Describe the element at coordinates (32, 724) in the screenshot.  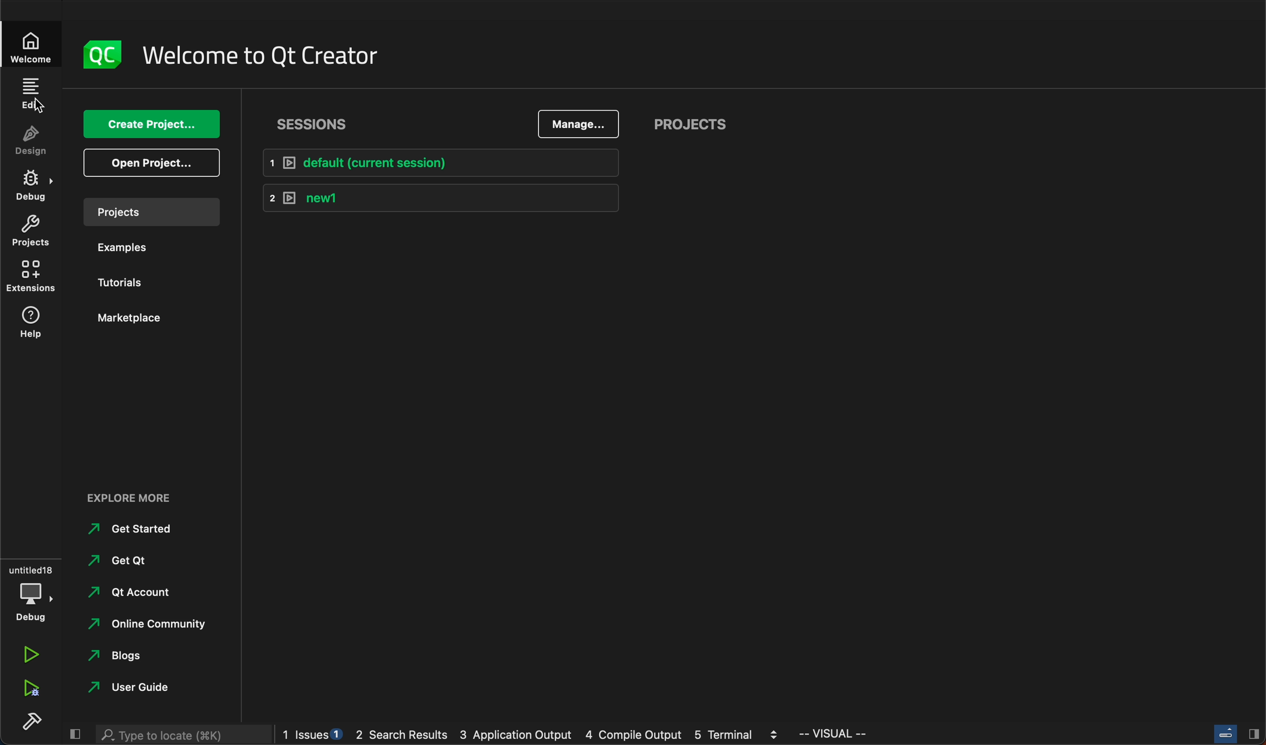
I see `build` at that location.